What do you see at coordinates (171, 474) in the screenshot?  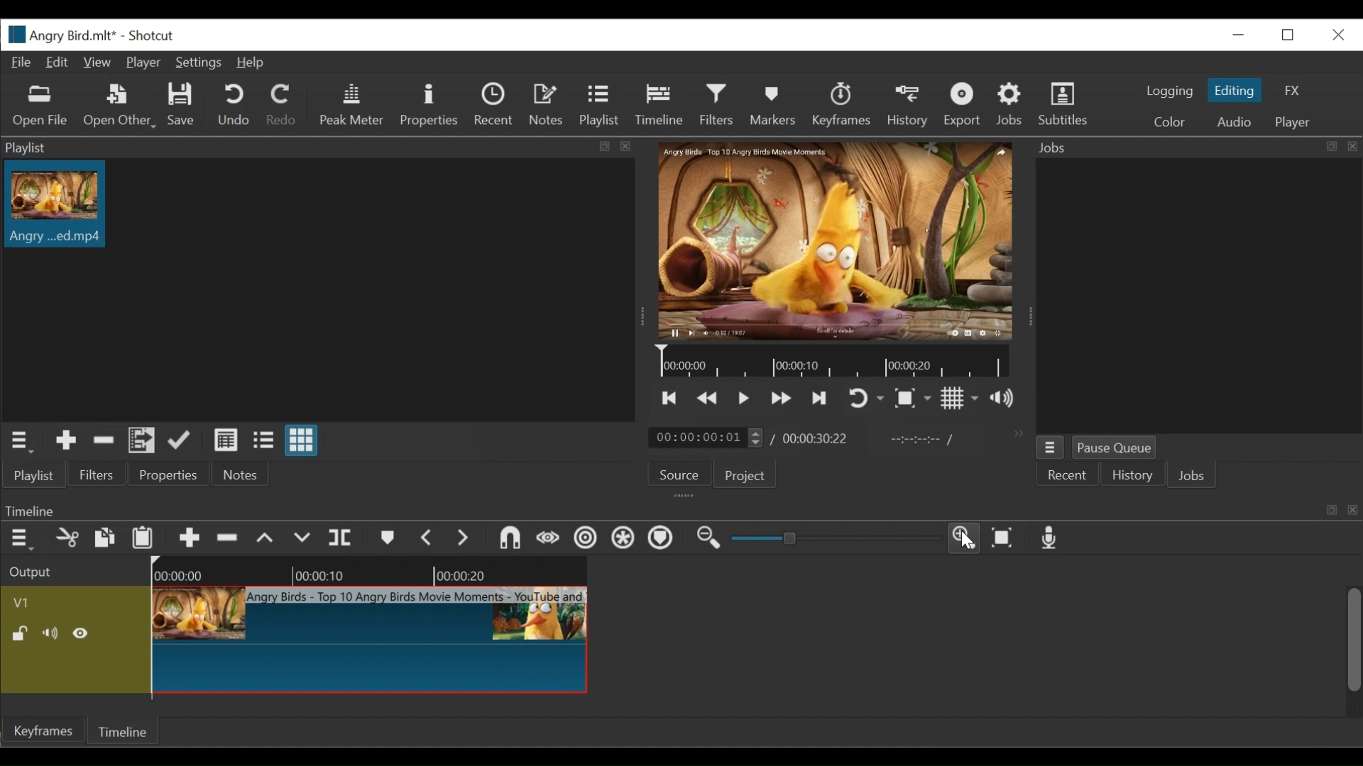 I see `Properties` at bounding box center [171, 474].